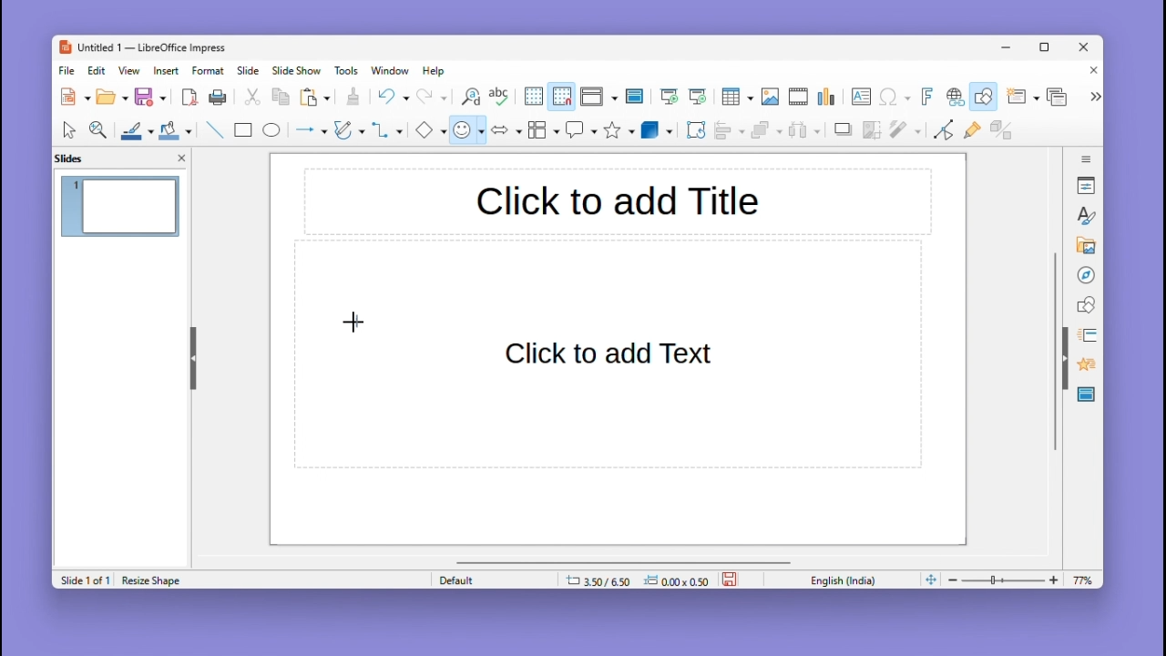  I want to click on Chart, so click(828, 97).